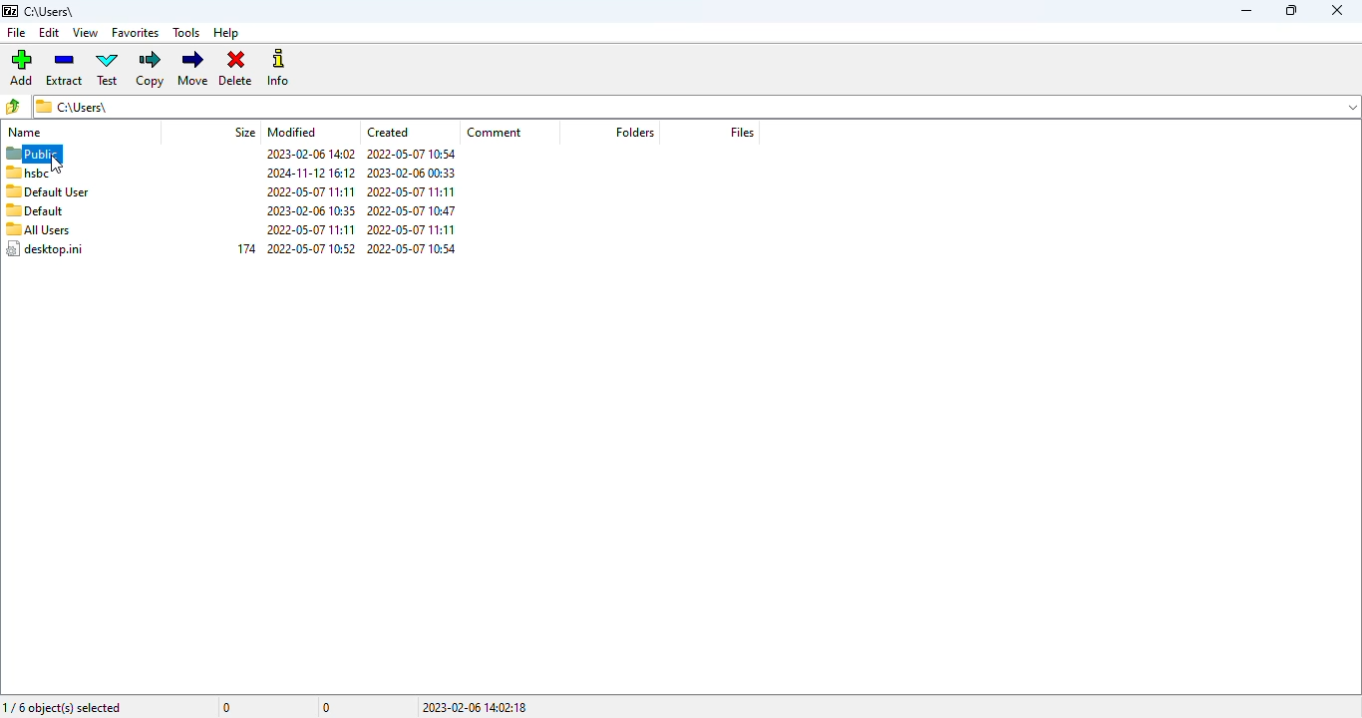 This screenshot has height=718, width=1362. Describe the element at coordinates (64, 13) in the screenshot. I see `c:\users\` at that location.